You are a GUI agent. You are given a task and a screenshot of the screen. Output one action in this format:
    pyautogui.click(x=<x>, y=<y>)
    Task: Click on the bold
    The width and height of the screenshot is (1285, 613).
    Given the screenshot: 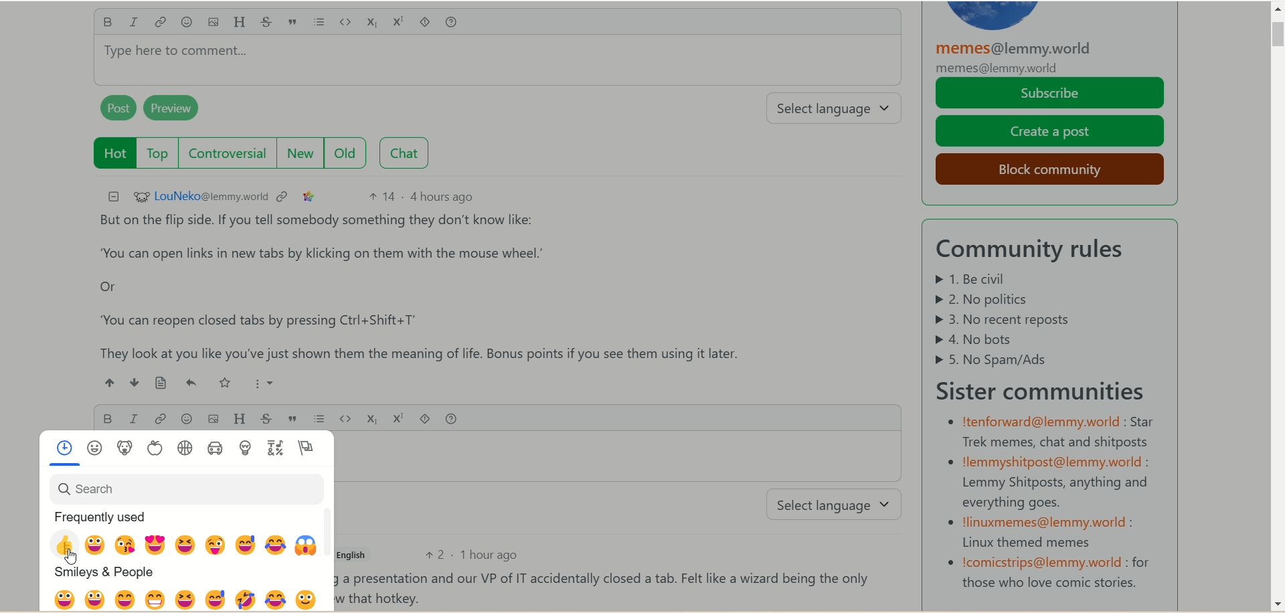 What is the action you would take?
    pyautogui.click(x=106, y=24)
    